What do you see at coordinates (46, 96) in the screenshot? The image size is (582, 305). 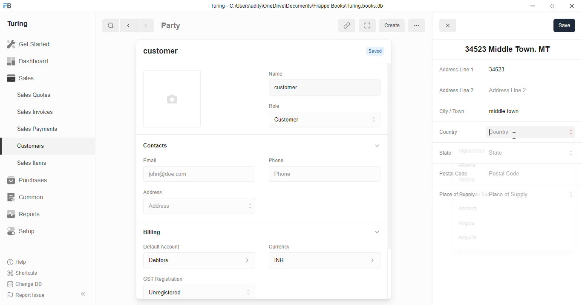 I see `Sales Quotes` at bounding box center [46, 96].